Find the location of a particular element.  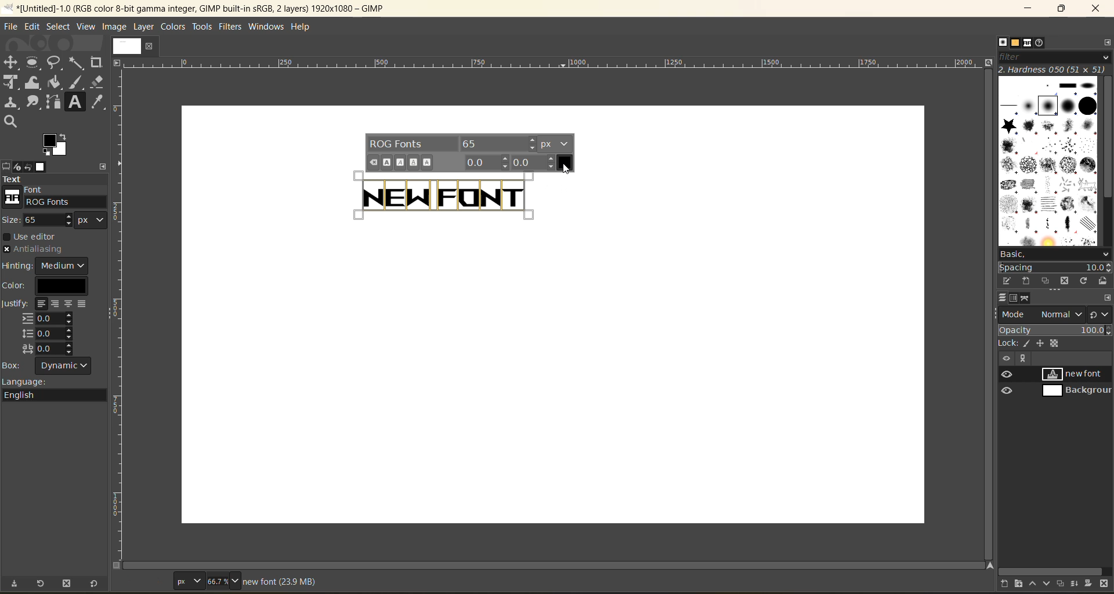

filters is located at coordinates (230, 29).